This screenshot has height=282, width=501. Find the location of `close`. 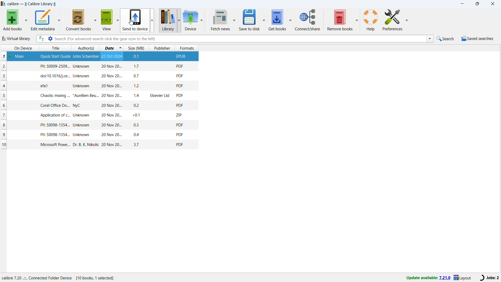

close is located at coordinates (492, 4).